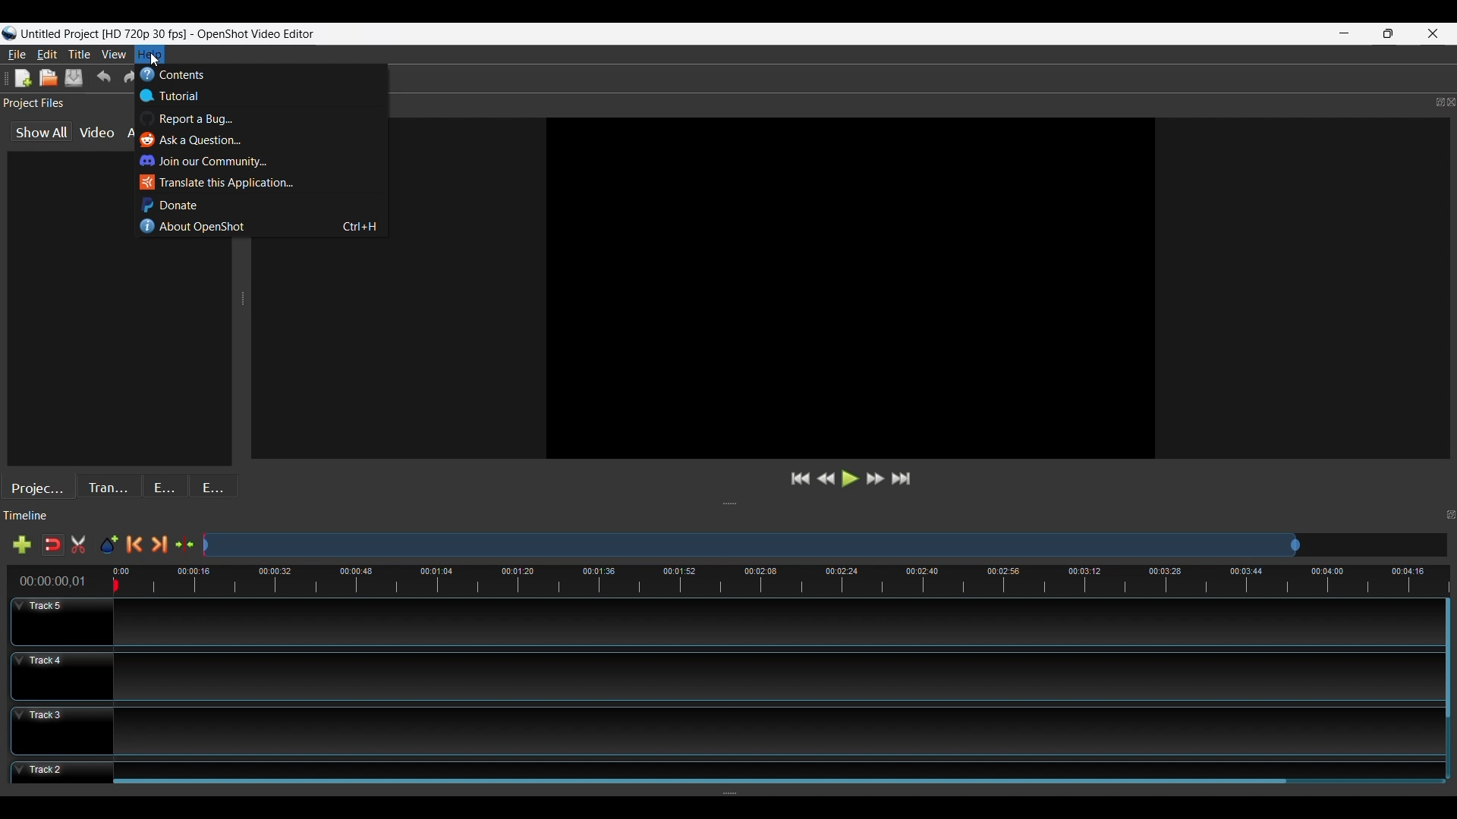  What do you see at coordinates (1433, 34) in the screenshot?
I see `Close` at bounding box center [1433, 34].